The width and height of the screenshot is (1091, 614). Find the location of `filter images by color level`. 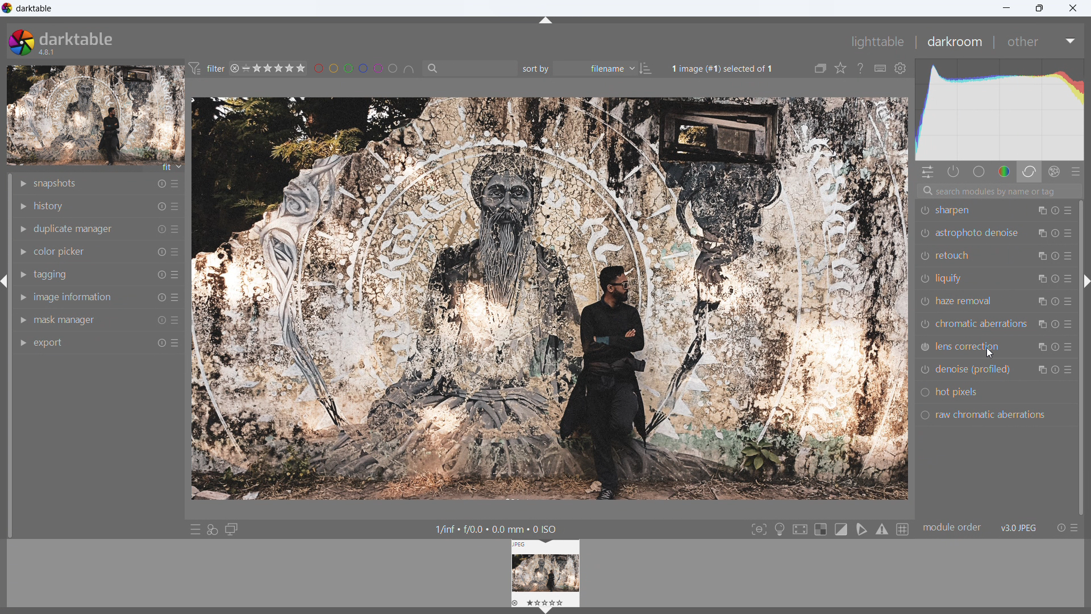

filter images by color level is located at coordinates (364, 69).